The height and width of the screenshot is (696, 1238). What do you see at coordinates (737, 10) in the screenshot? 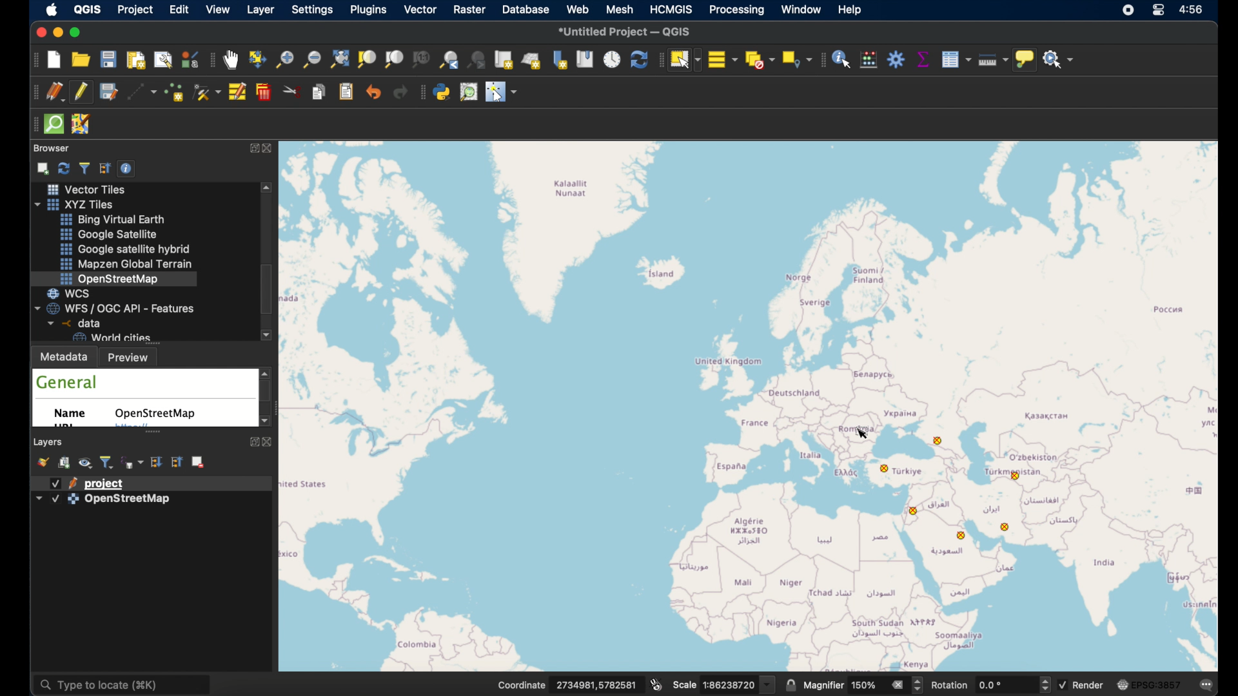
I see `processing` at bounding box center [737, 10].